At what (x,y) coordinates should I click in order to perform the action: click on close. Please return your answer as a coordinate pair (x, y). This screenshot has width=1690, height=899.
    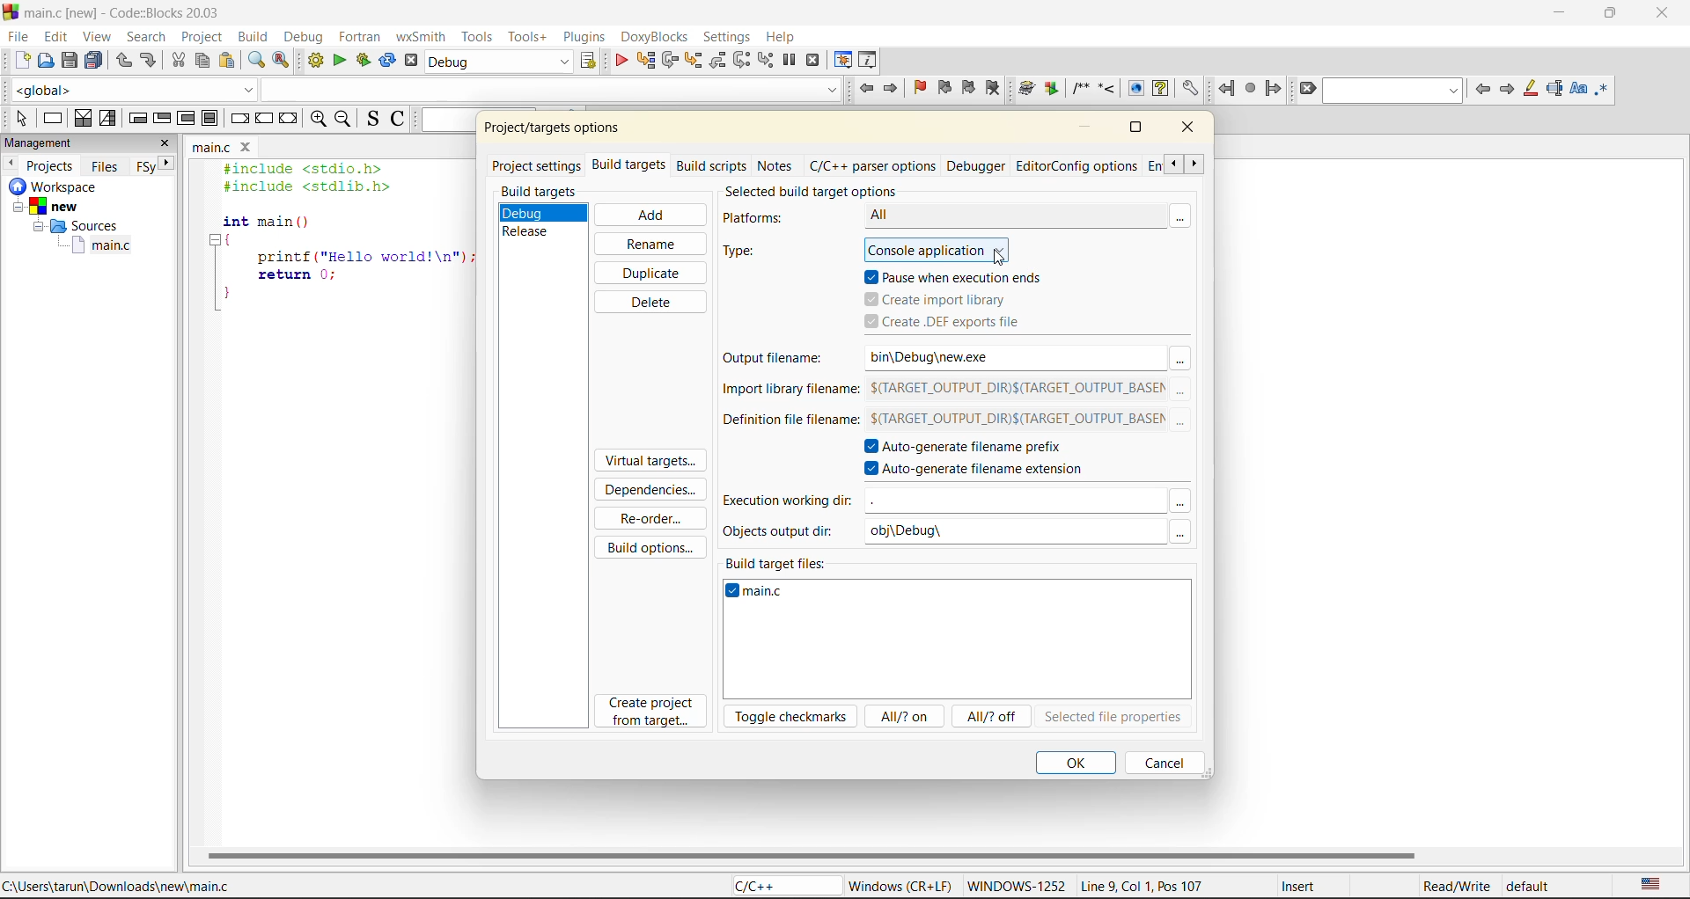
    Looking at the image, I should click on (1189, 128).